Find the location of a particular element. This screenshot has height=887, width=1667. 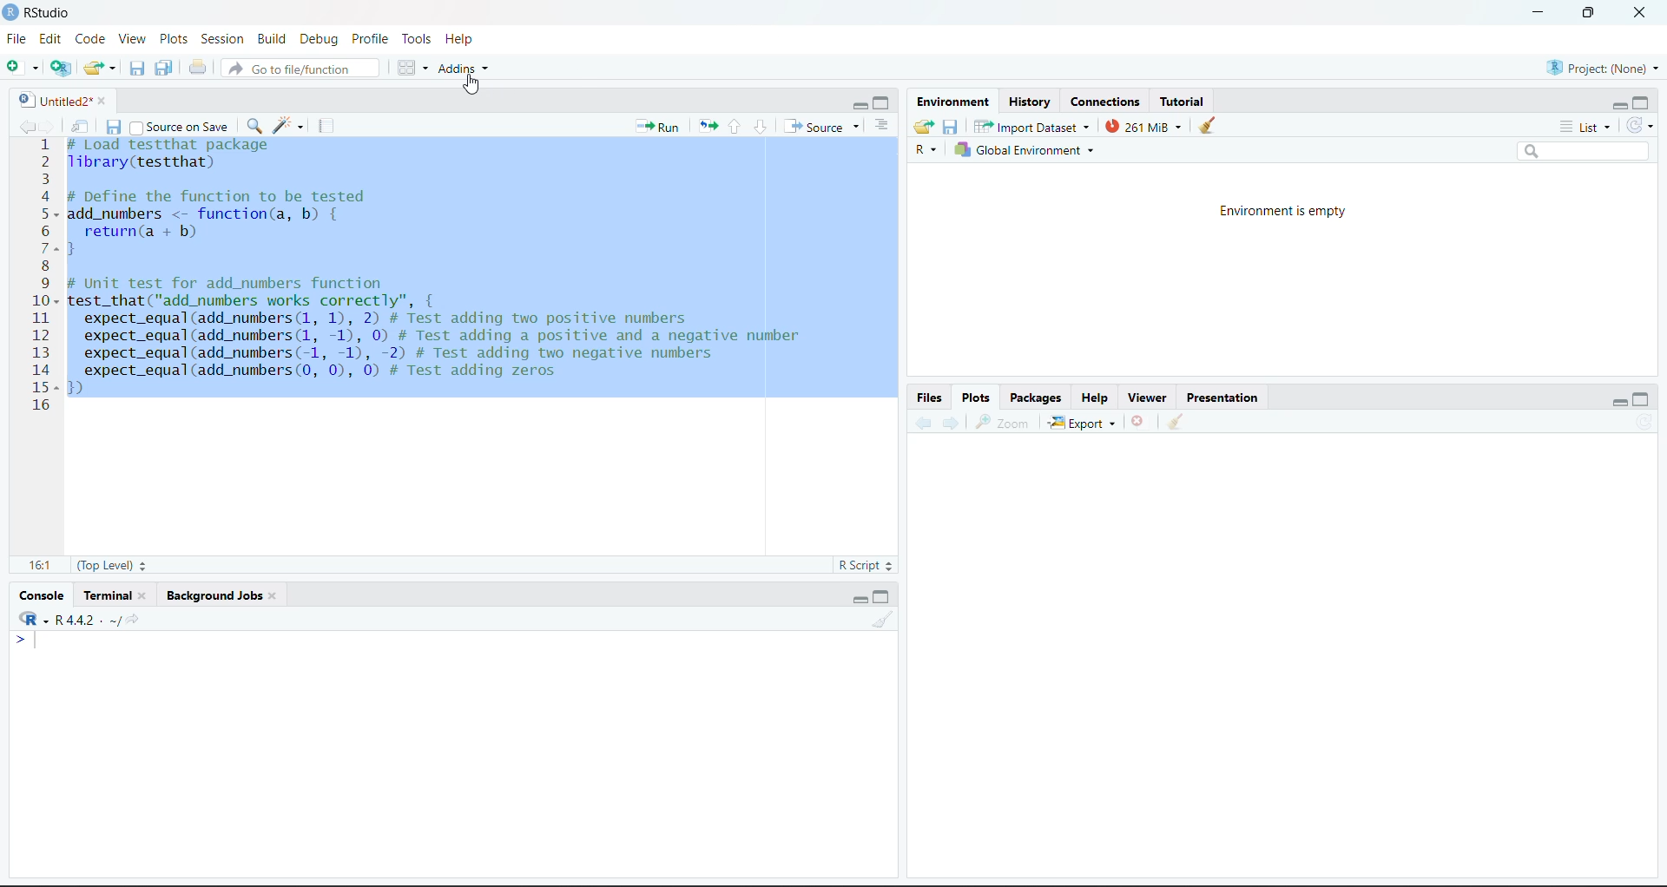

261 Mib is located at coordinates (1144, 127).